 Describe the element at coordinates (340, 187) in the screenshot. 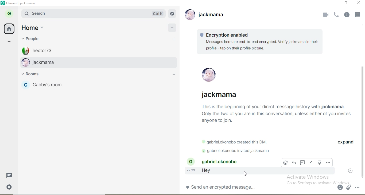

I see `emoji` at that location.